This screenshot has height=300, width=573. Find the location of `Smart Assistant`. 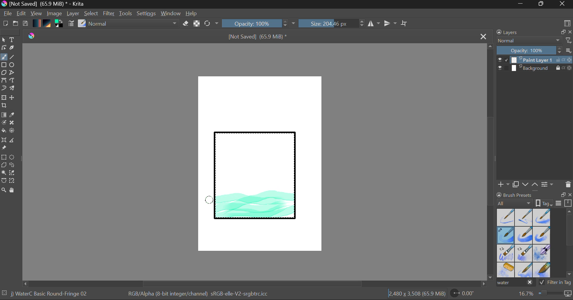

Smart Assistant is located at coordinates (4, 141).